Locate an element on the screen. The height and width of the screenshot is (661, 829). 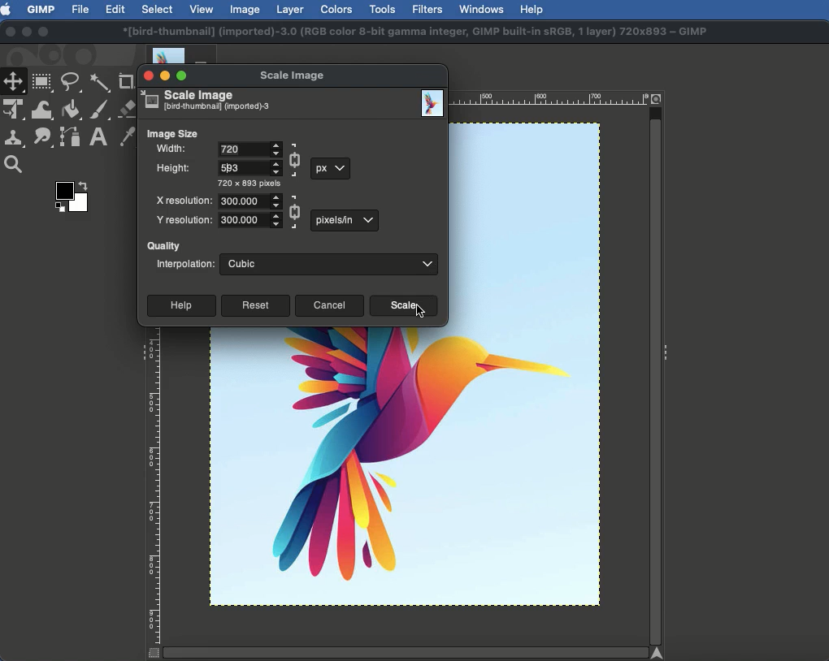
Y resolution is located at coordinates (185, 219).